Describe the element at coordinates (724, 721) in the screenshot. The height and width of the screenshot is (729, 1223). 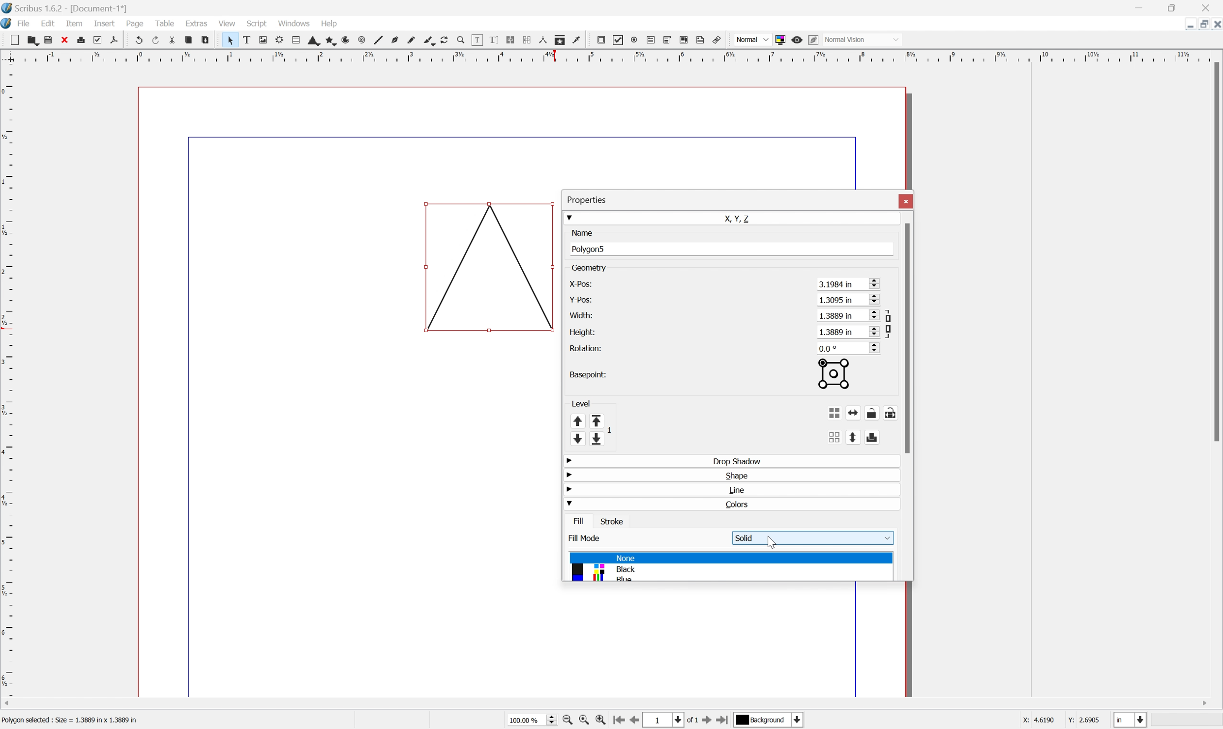
I see `Go to last page` at that location.